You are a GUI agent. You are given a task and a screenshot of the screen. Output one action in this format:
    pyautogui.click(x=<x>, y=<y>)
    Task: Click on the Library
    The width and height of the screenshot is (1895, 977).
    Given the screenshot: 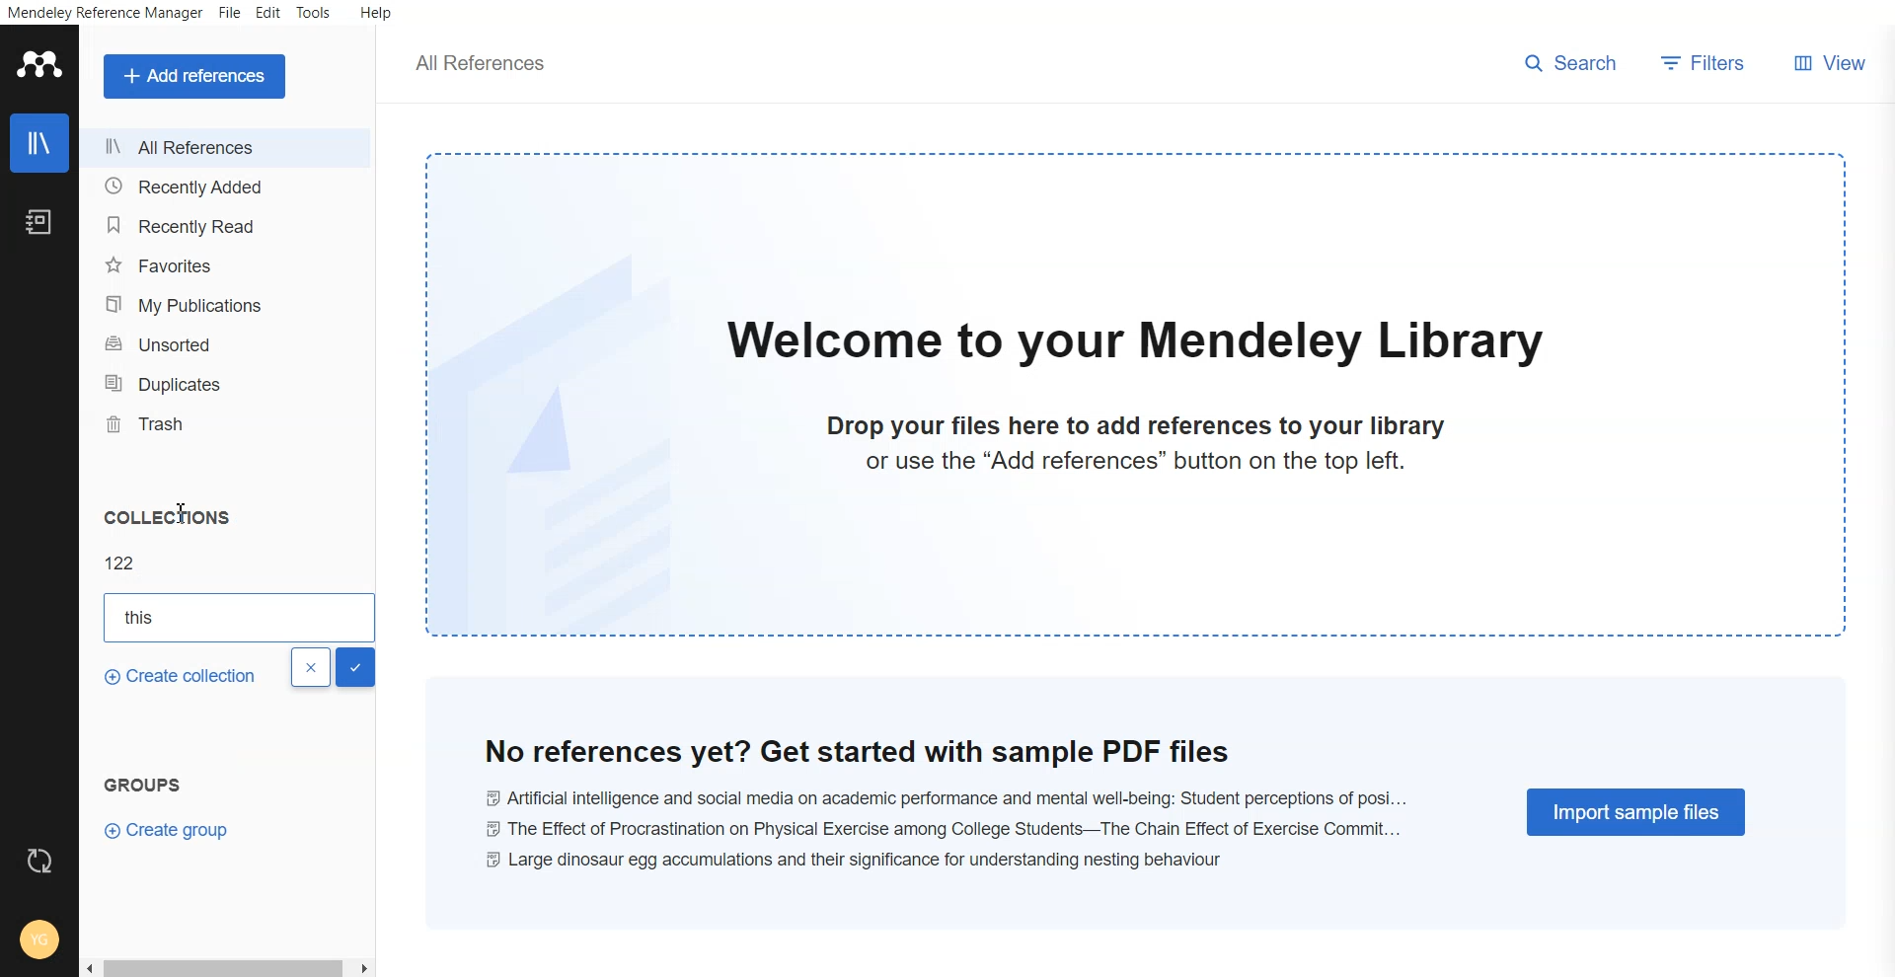 What is the action you would take?
    pyautogui.click(x=40, y=143)
    